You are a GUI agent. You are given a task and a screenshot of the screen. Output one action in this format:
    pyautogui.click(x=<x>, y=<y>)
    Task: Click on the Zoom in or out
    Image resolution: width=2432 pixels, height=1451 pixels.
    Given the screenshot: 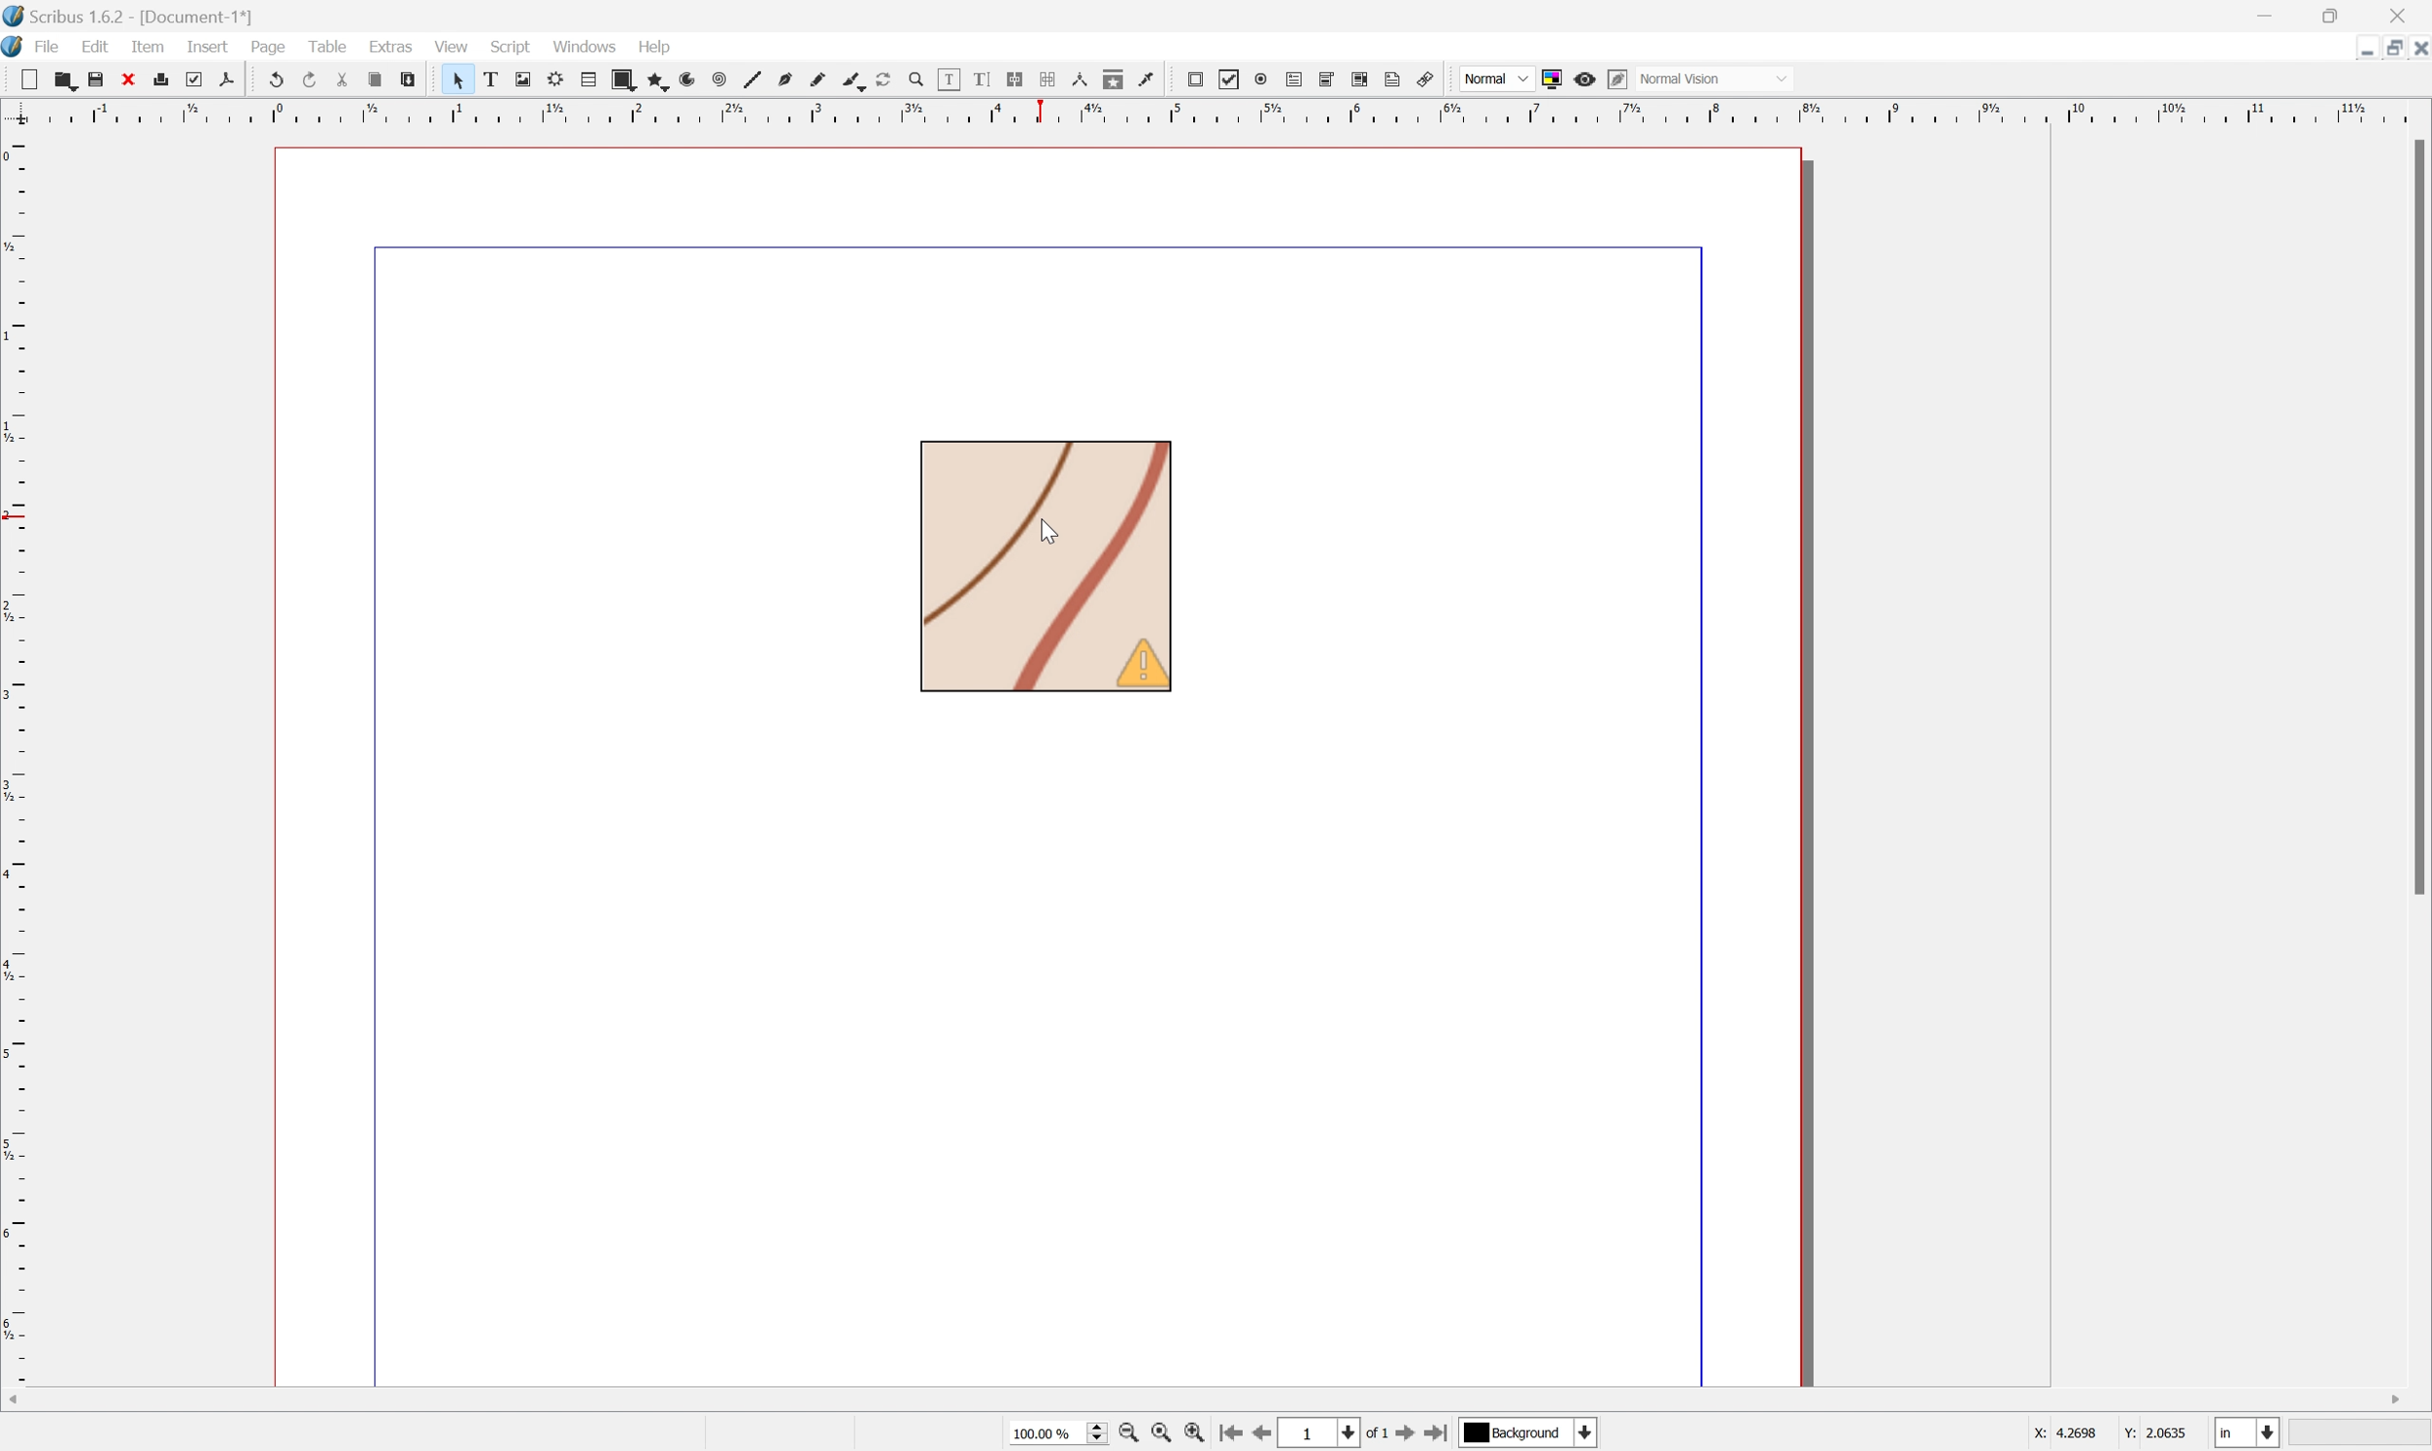 What is the action you would take?
    pyautogui.click(x=925, y=82)
    